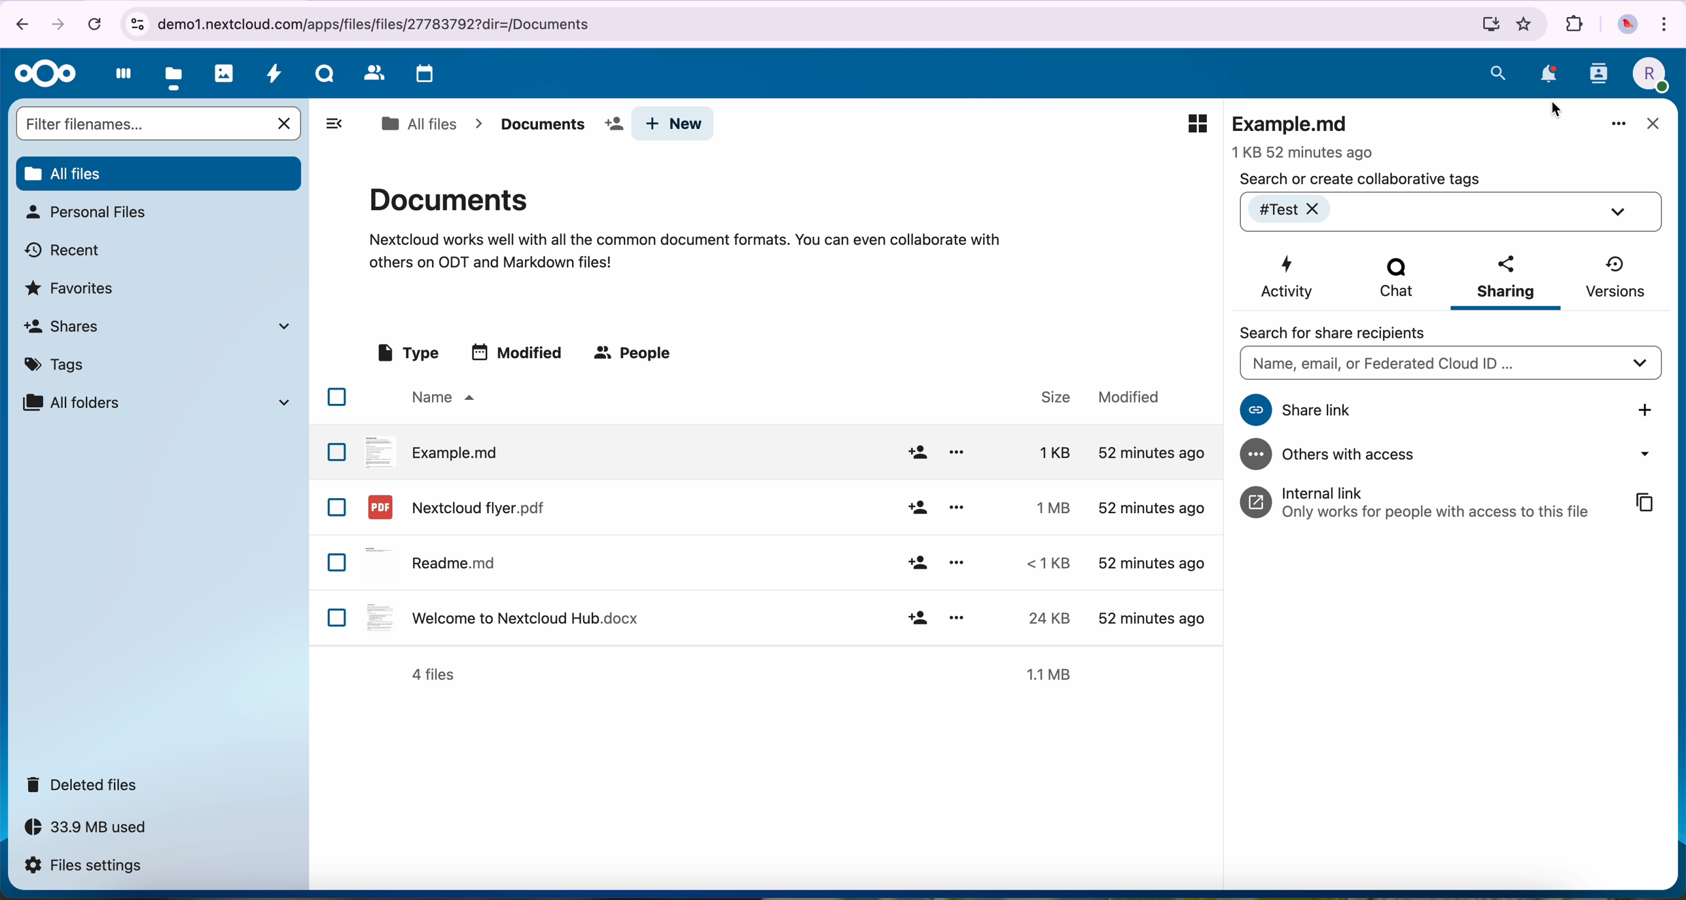  Describe the element at coordinates (418, 124) in the screenshot. I see `all files` at that location.